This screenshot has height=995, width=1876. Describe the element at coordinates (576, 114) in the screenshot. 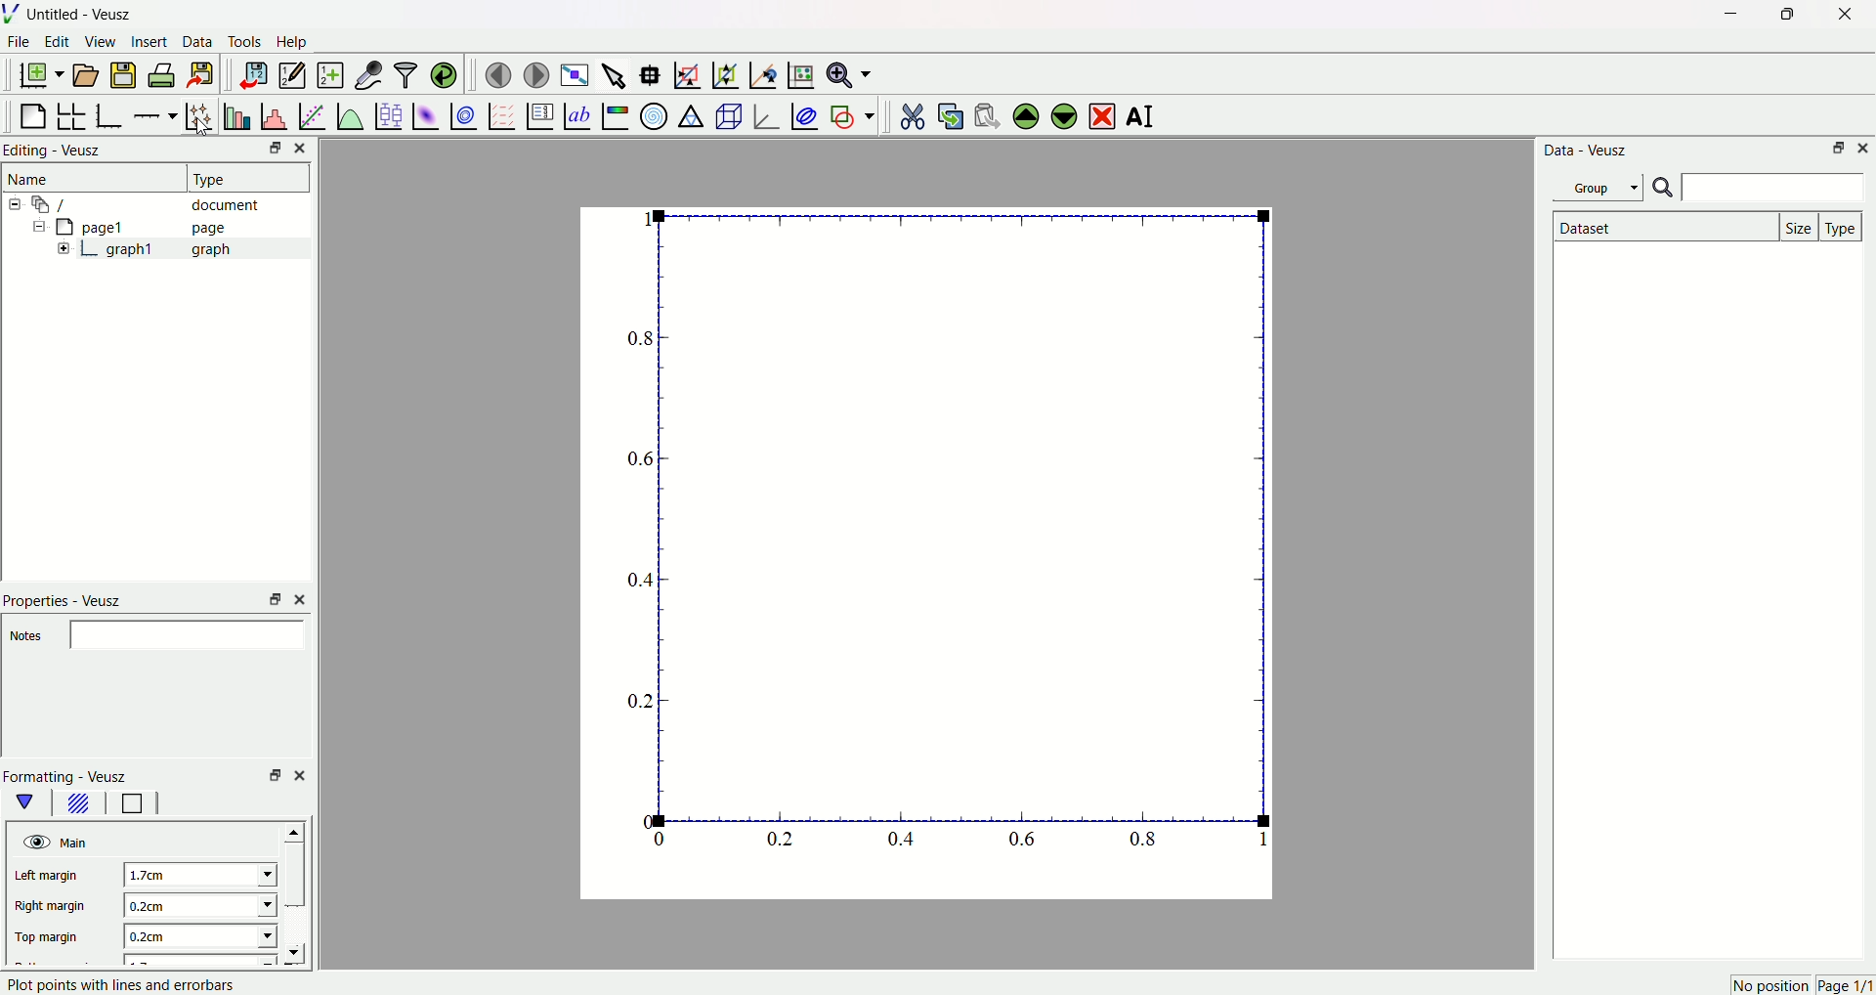

I see `text label` at that location.